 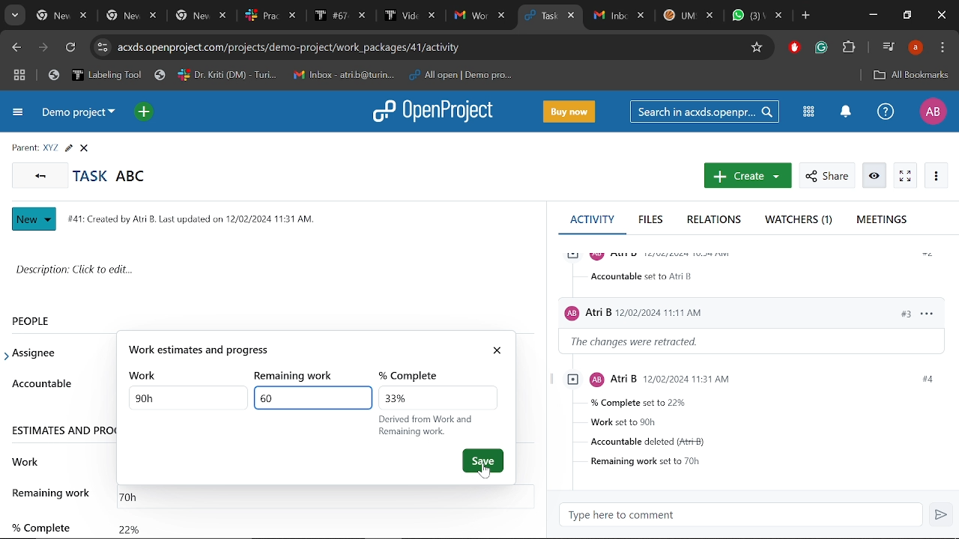 I want to click on CIte address, so click(x=428, y=46).